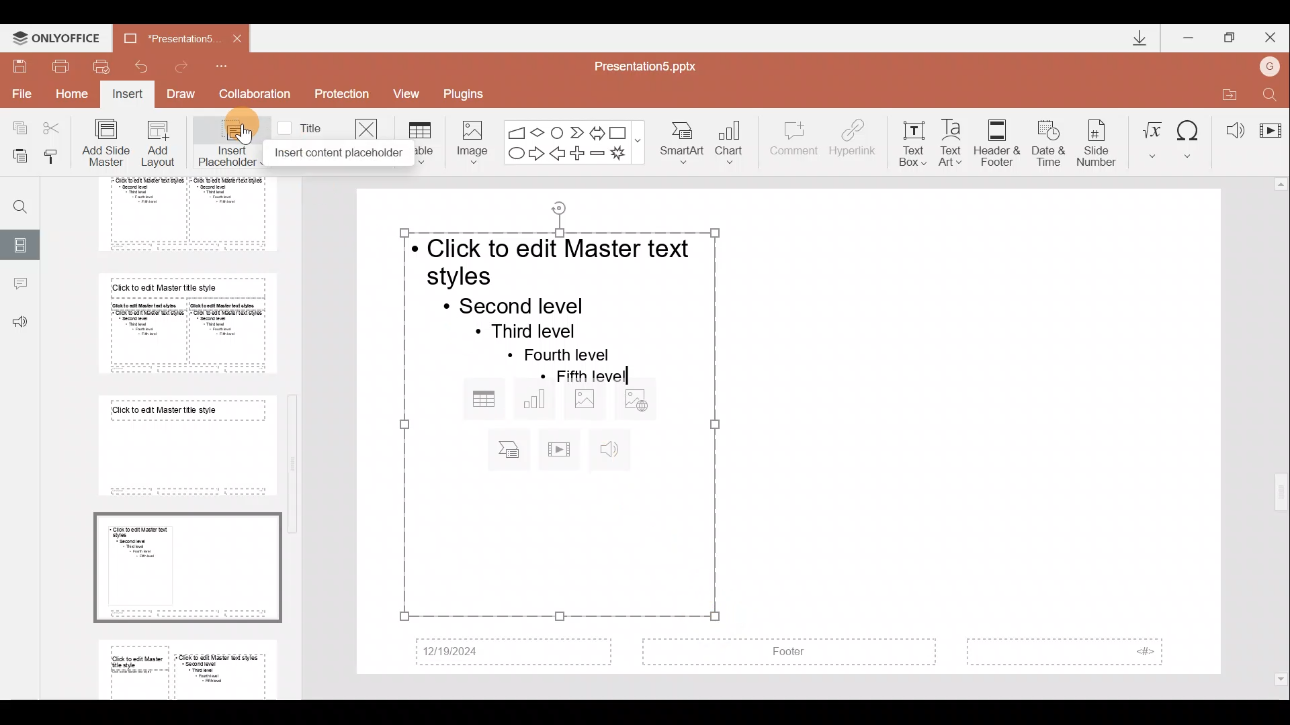 The image size is (1290, 725). Describe the element at coordinates (341, 96) in the screenshot. I see `Protection` at that location.